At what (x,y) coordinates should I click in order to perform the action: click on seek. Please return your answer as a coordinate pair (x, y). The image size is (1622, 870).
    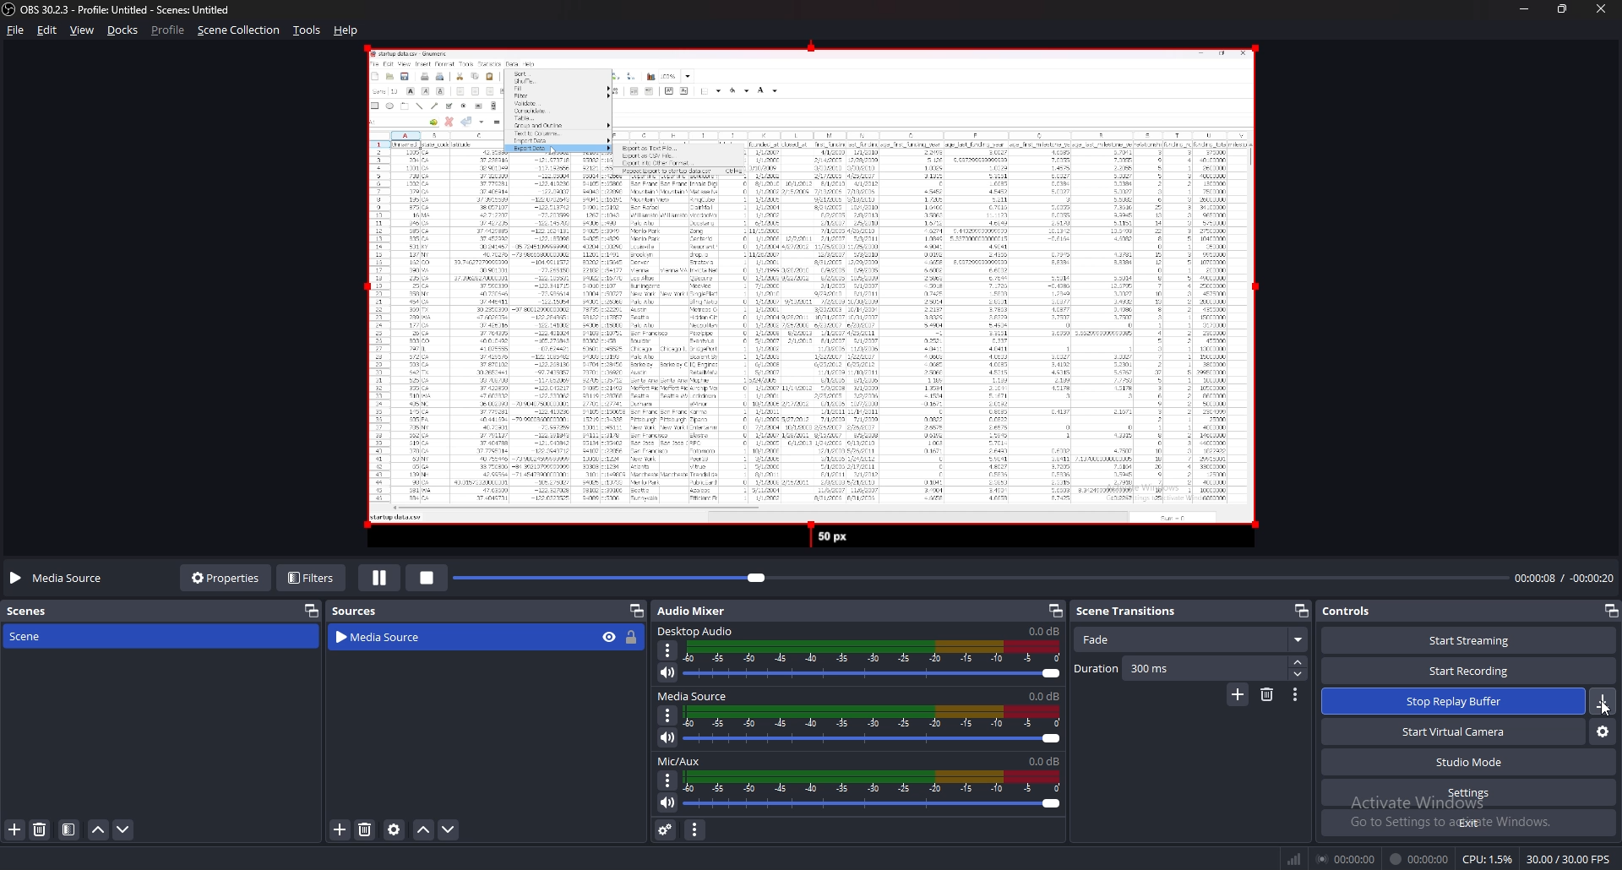
    Looking at the image, I should click on (981, 579).